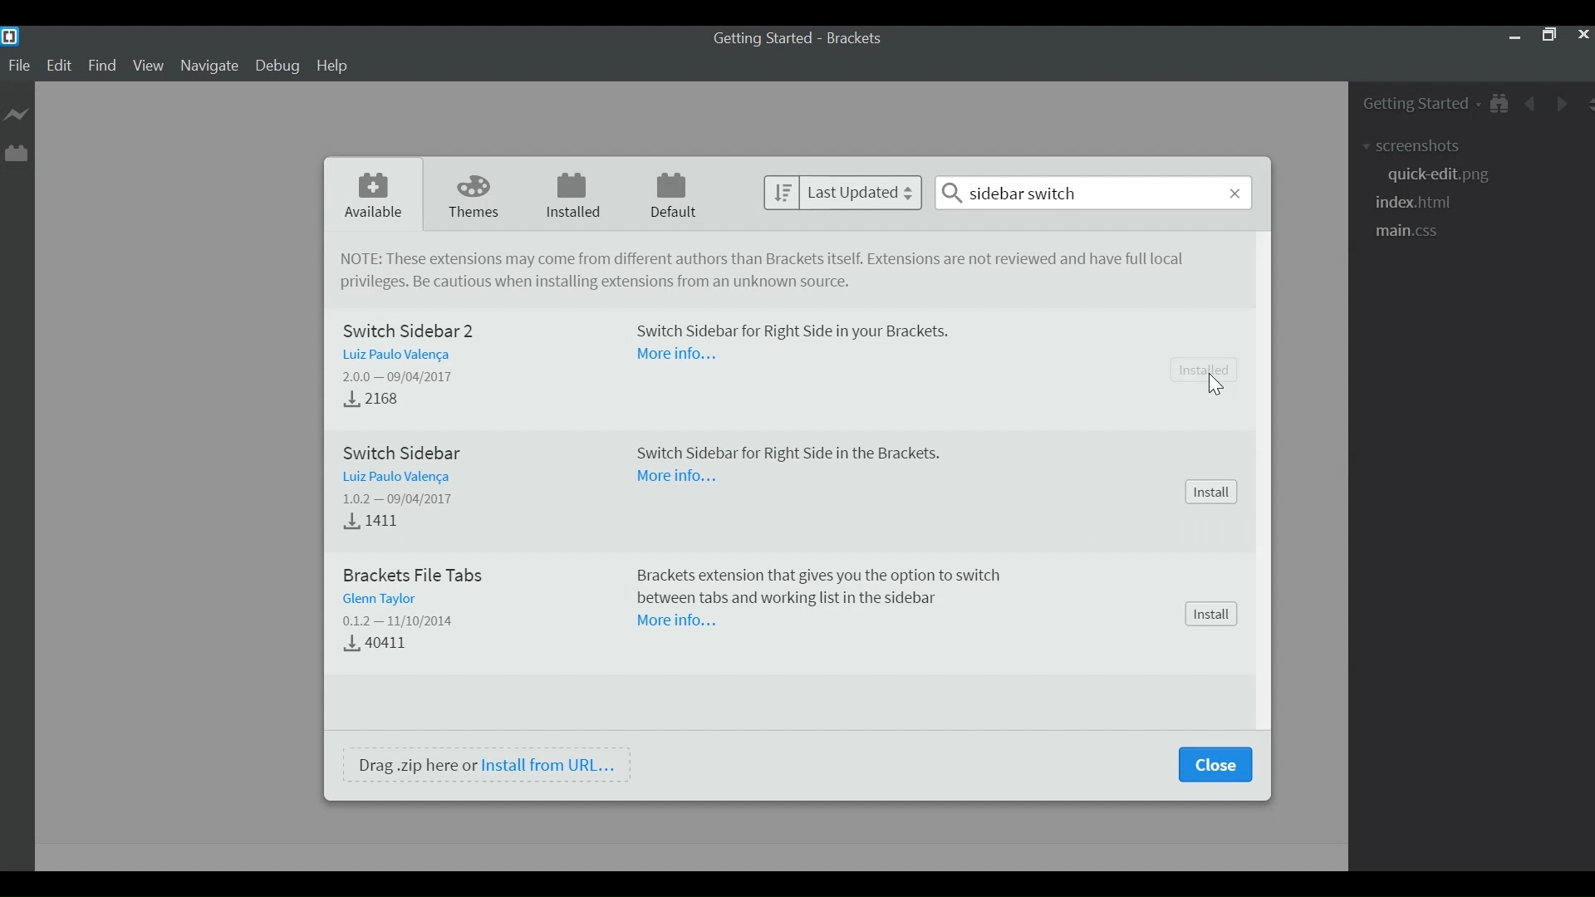  I want to click on index.html, so click(1415, 203).